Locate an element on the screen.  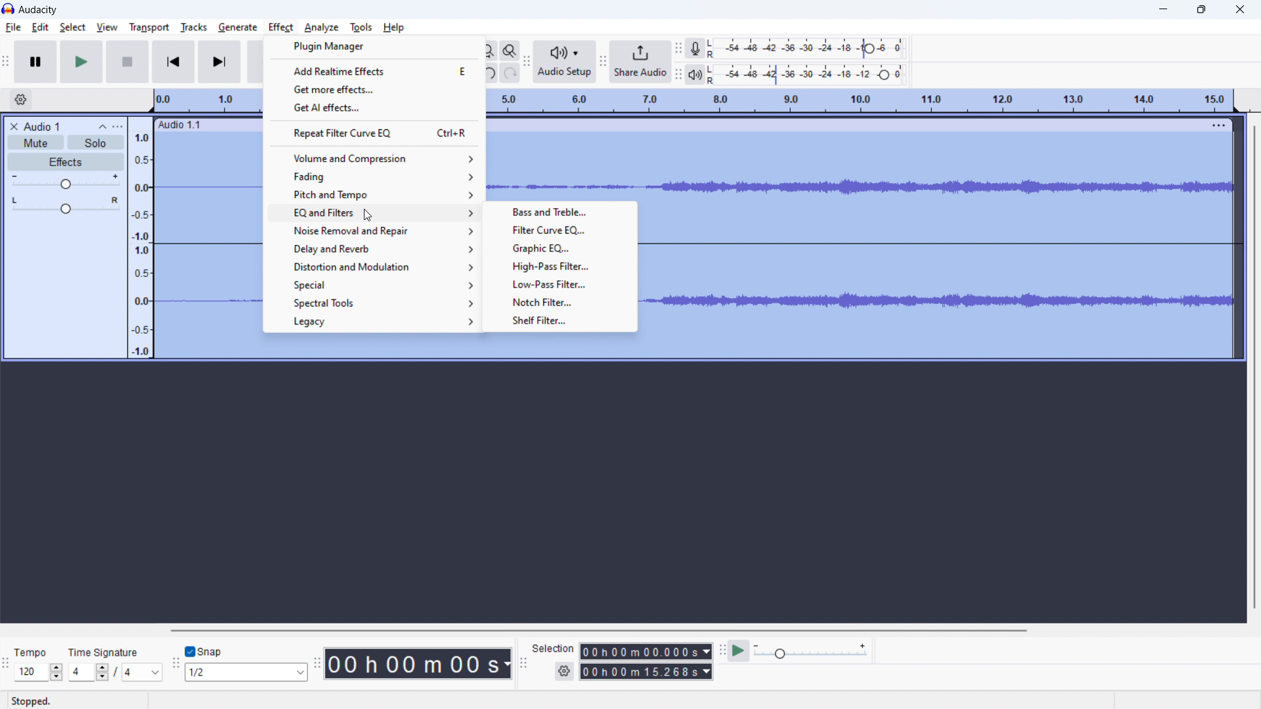
redo is located at coordinates (512, 72).